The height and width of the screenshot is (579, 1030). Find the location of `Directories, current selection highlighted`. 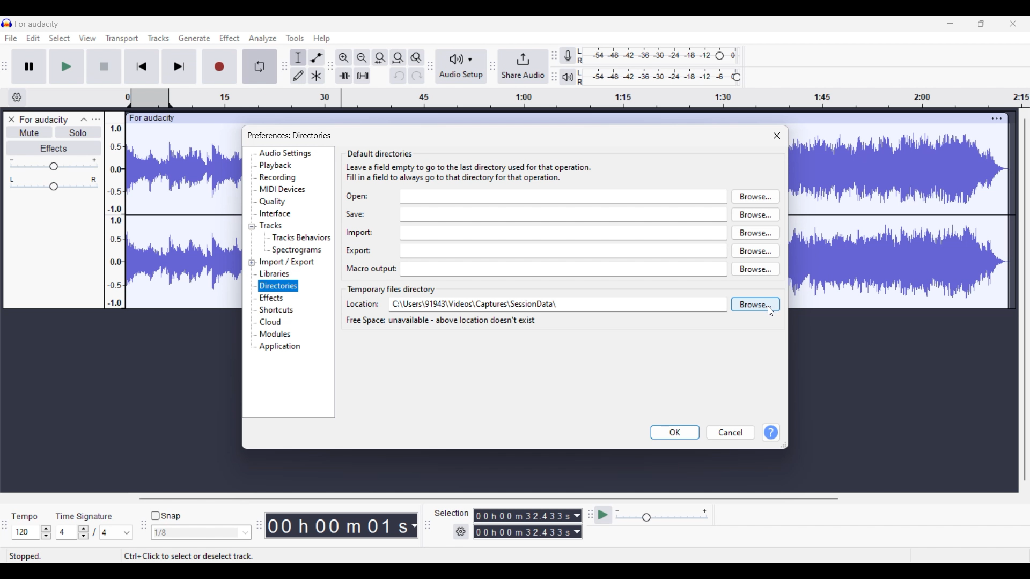

Directories, current selection highlighted is located at coordinates (278, 286).